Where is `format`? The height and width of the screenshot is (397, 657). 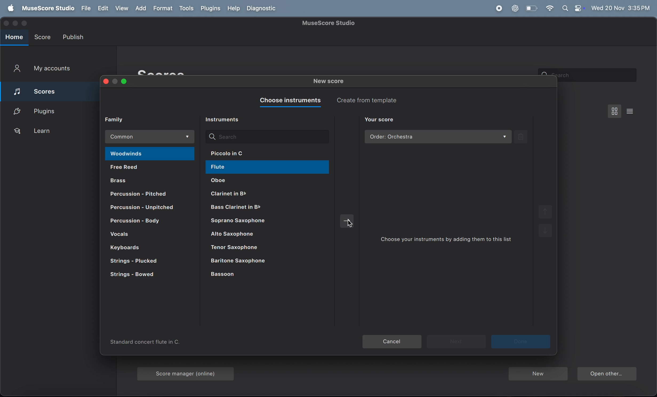
format is located at coordinates (164, 8).